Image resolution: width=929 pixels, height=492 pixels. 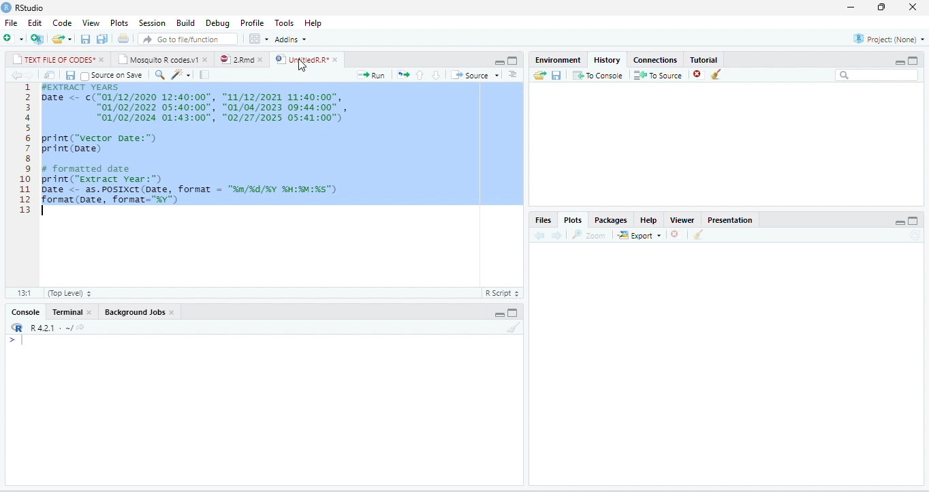 What do you see at coordinates (16, 75) in the screenshot?
I see `back` at bounding box center [16, 75].